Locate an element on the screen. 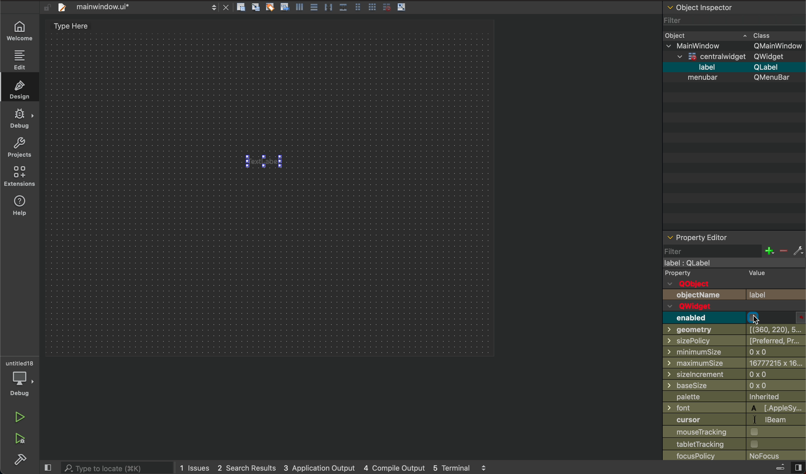 This screenshot has width=806, height=474. Property is located at coordinates (687, 272).